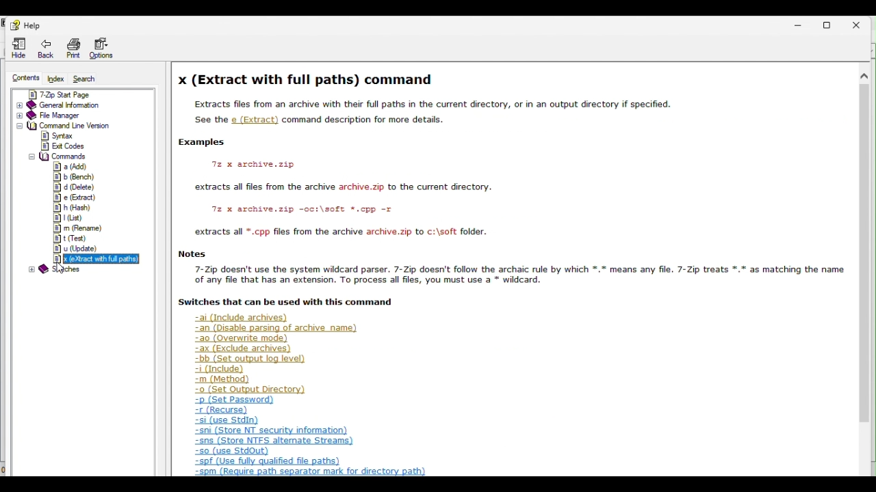  What do you see at coordinates (791, 23) in the screenshot?
I see `Minimise` at bounding box center [791, 23].